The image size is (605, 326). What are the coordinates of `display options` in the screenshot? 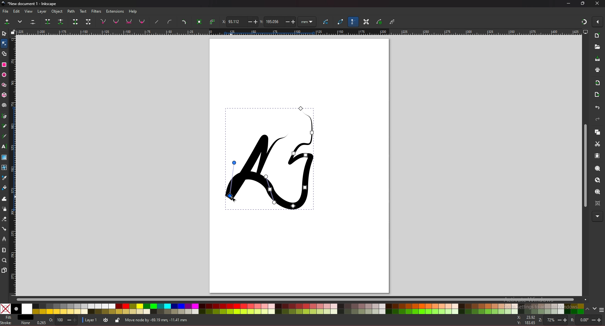 It's located at (585, 32).